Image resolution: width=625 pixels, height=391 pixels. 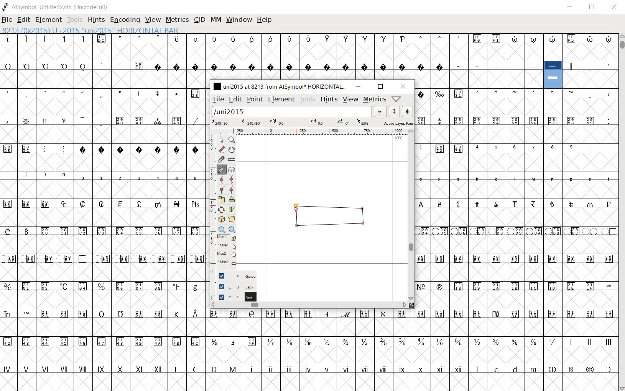 I want to click on Rotate the selection, so click(x=232, y=199).